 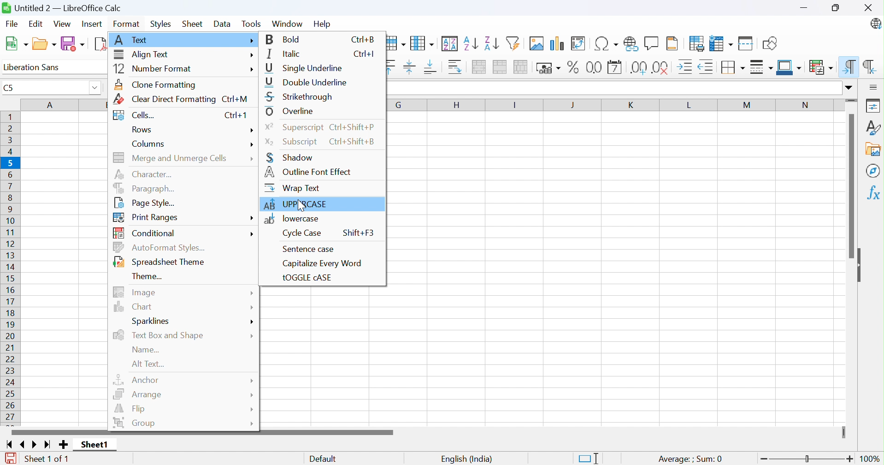 I want to click on Insert comment, so click(x=652, y=42).